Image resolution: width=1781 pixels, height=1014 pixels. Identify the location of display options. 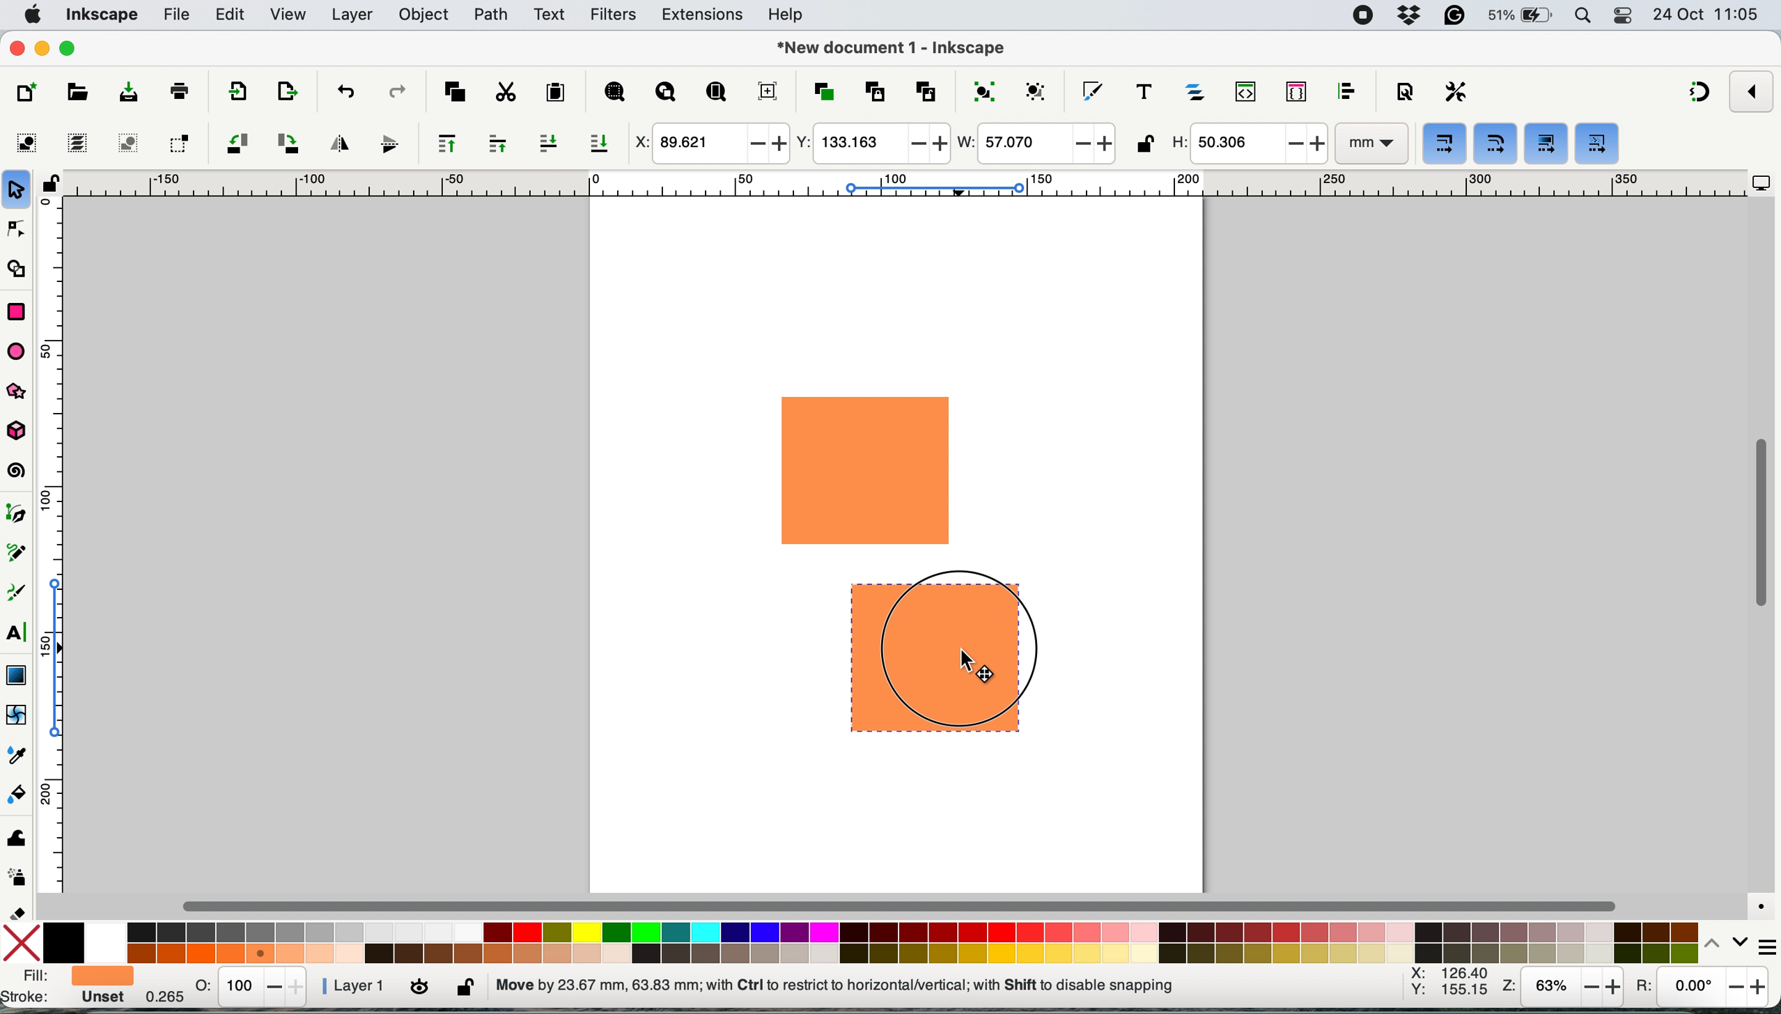
(1761, 184).